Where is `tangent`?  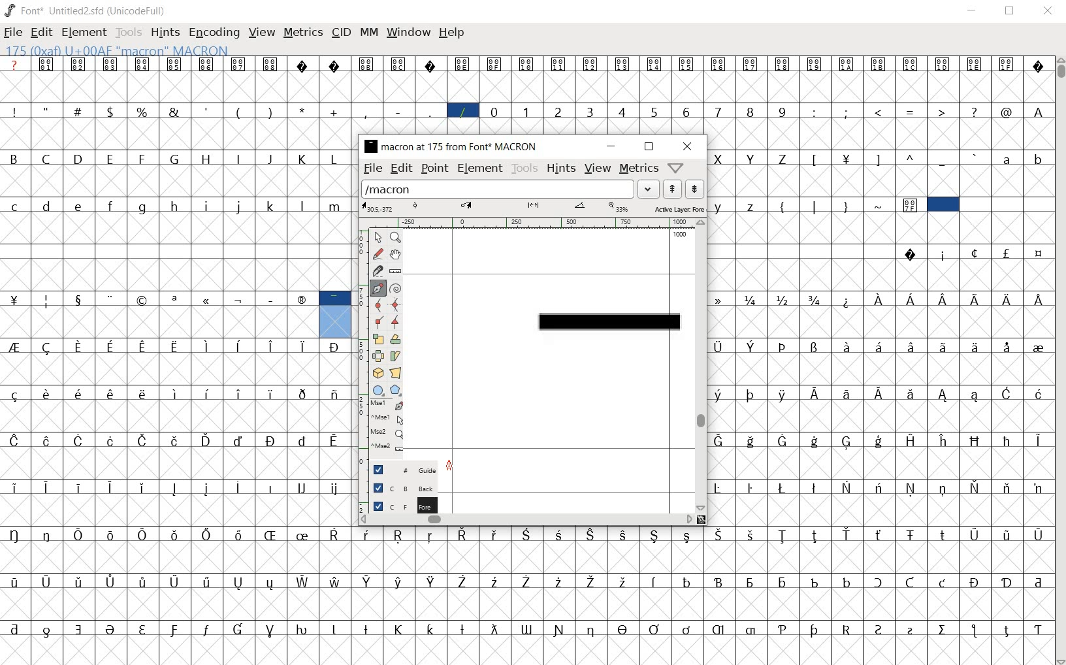
tangent is located at coordinates (393, 322).